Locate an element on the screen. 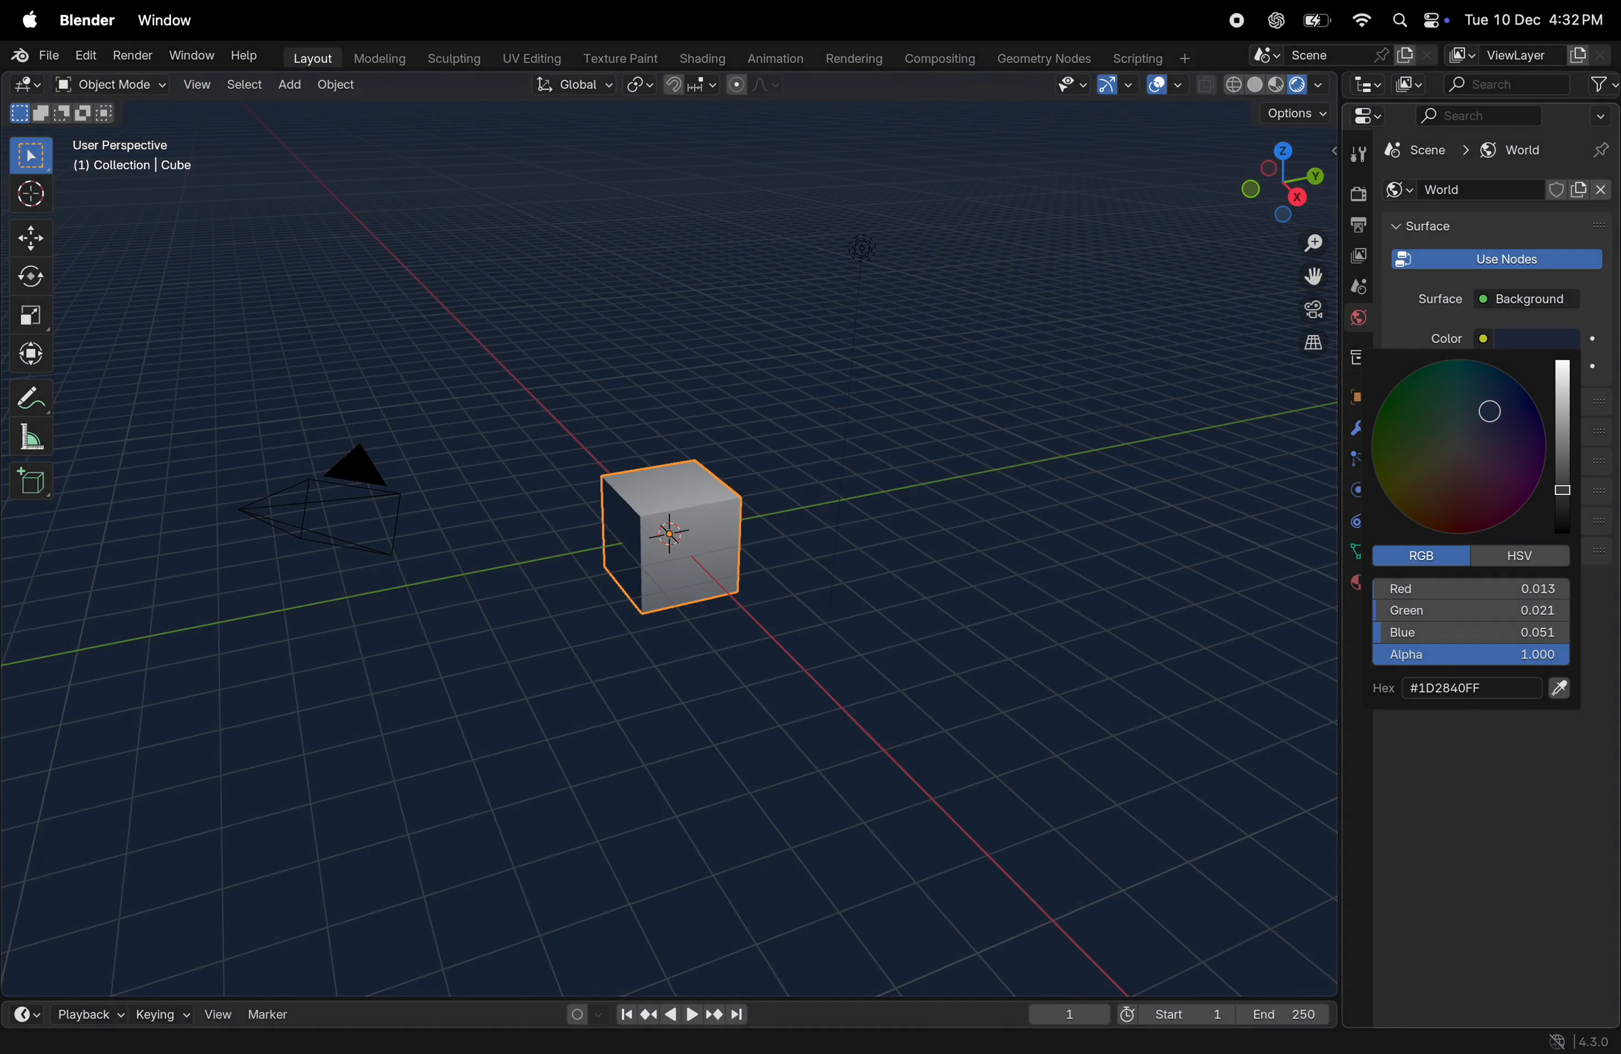 The height and width of the screenshot is (1054, 1621). Surface is located at coordinates (1431, 298).